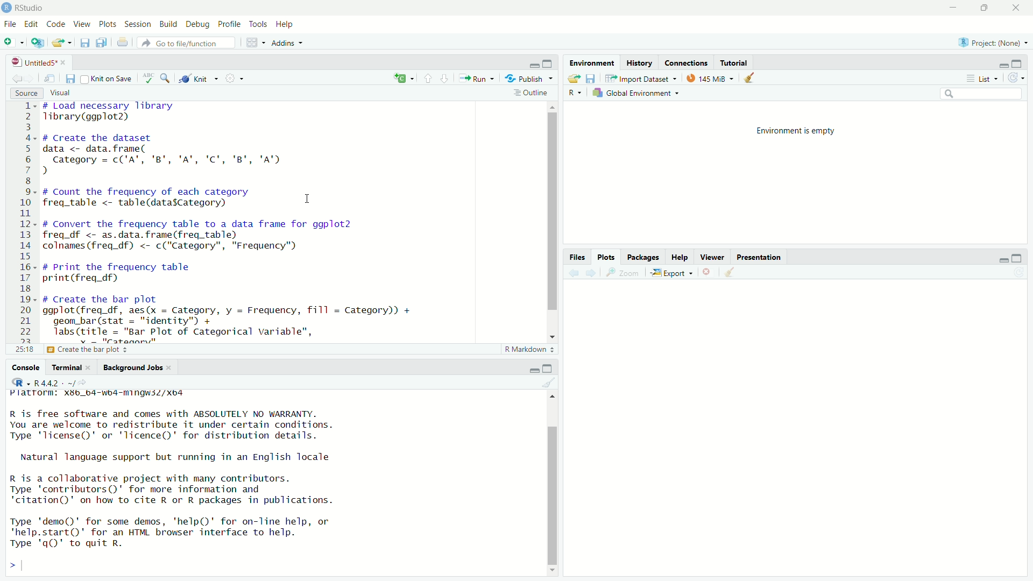 The image size is (1033, 581). What do you see at coordinates (189, 489) in the screenshot?
I see `R is free software and comes with ABSOLUTELY NO WARRANTY.You are welcome to redistribute it under certain conditions.Type 'license()' or 'licence()' for distribution details.Natural language support but running in an English localeR is a collaborative project with many contributors.Type 'contributors()' for more information and"citation()' on how to cite R or R packages in publications.Type 'demo()' for some demos, 'help()' for on-Tine help, or'help.start()"' for an HTML browser interface to help.Type 'qQ' to quit R.` at bounding box center [189, 489].